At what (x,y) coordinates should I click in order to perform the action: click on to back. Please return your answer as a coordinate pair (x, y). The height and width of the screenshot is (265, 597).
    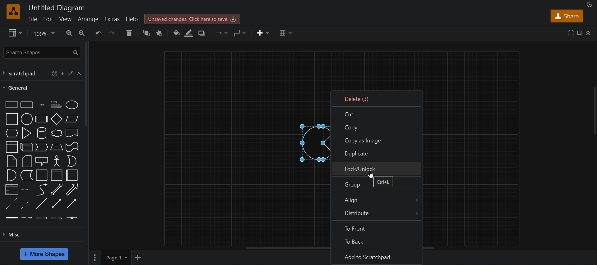
    Looking at the image, I should click on (160, 33).